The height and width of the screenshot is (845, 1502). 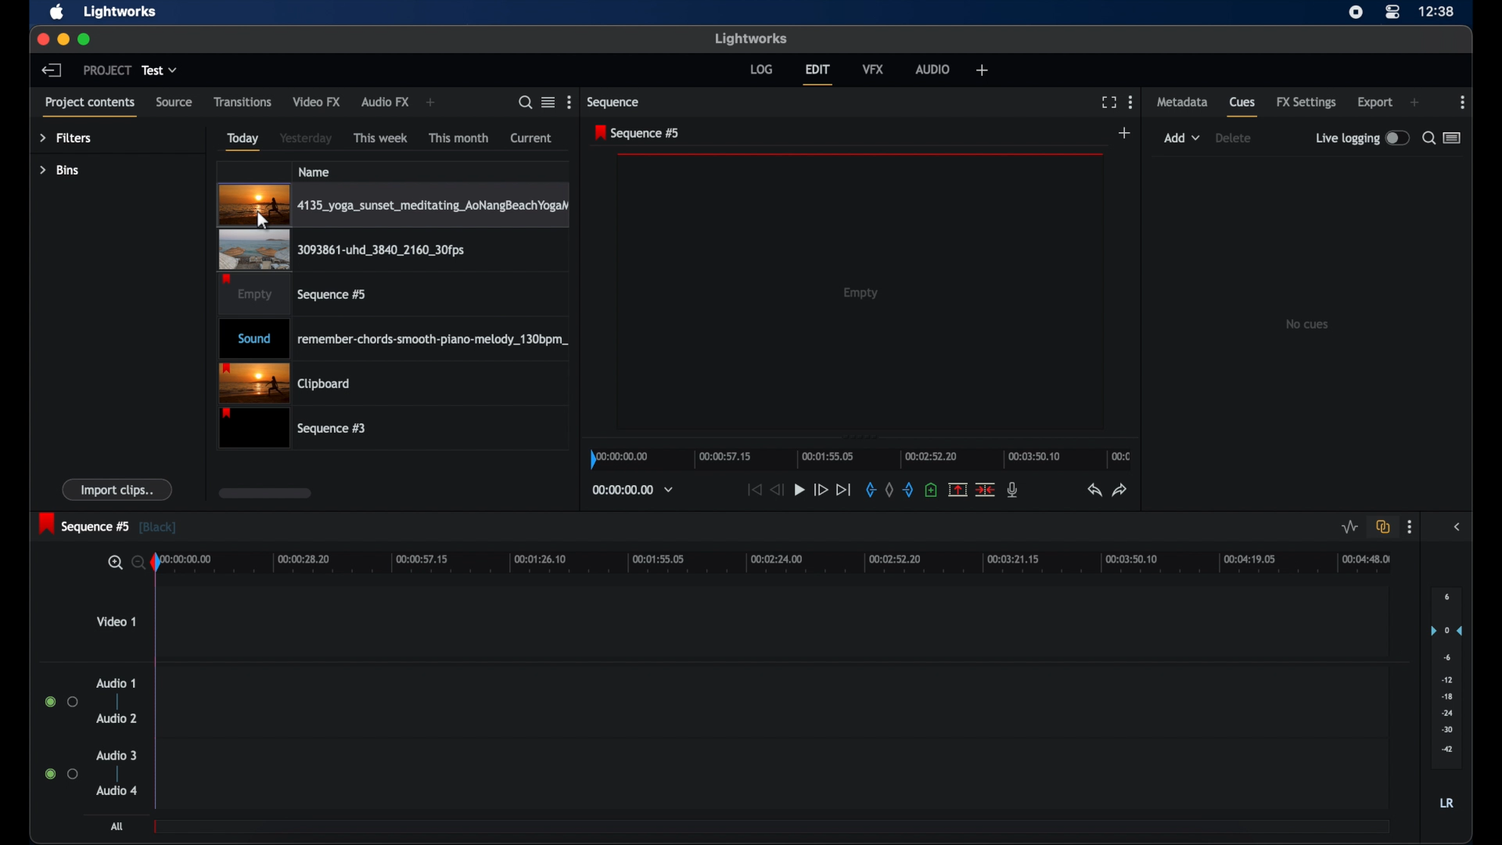 I want to click on toggle between listened tile view, so click(x=548, y=102).